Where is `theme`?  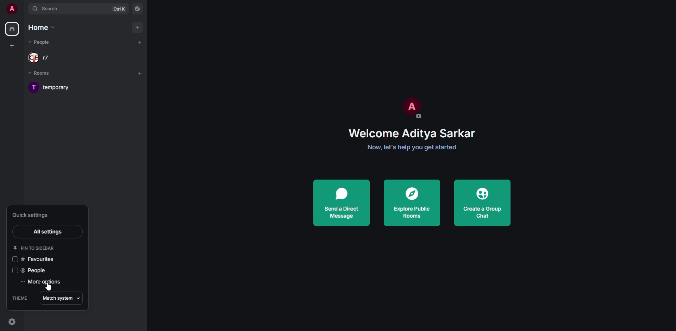 theme is located at coordinates (20, 297).